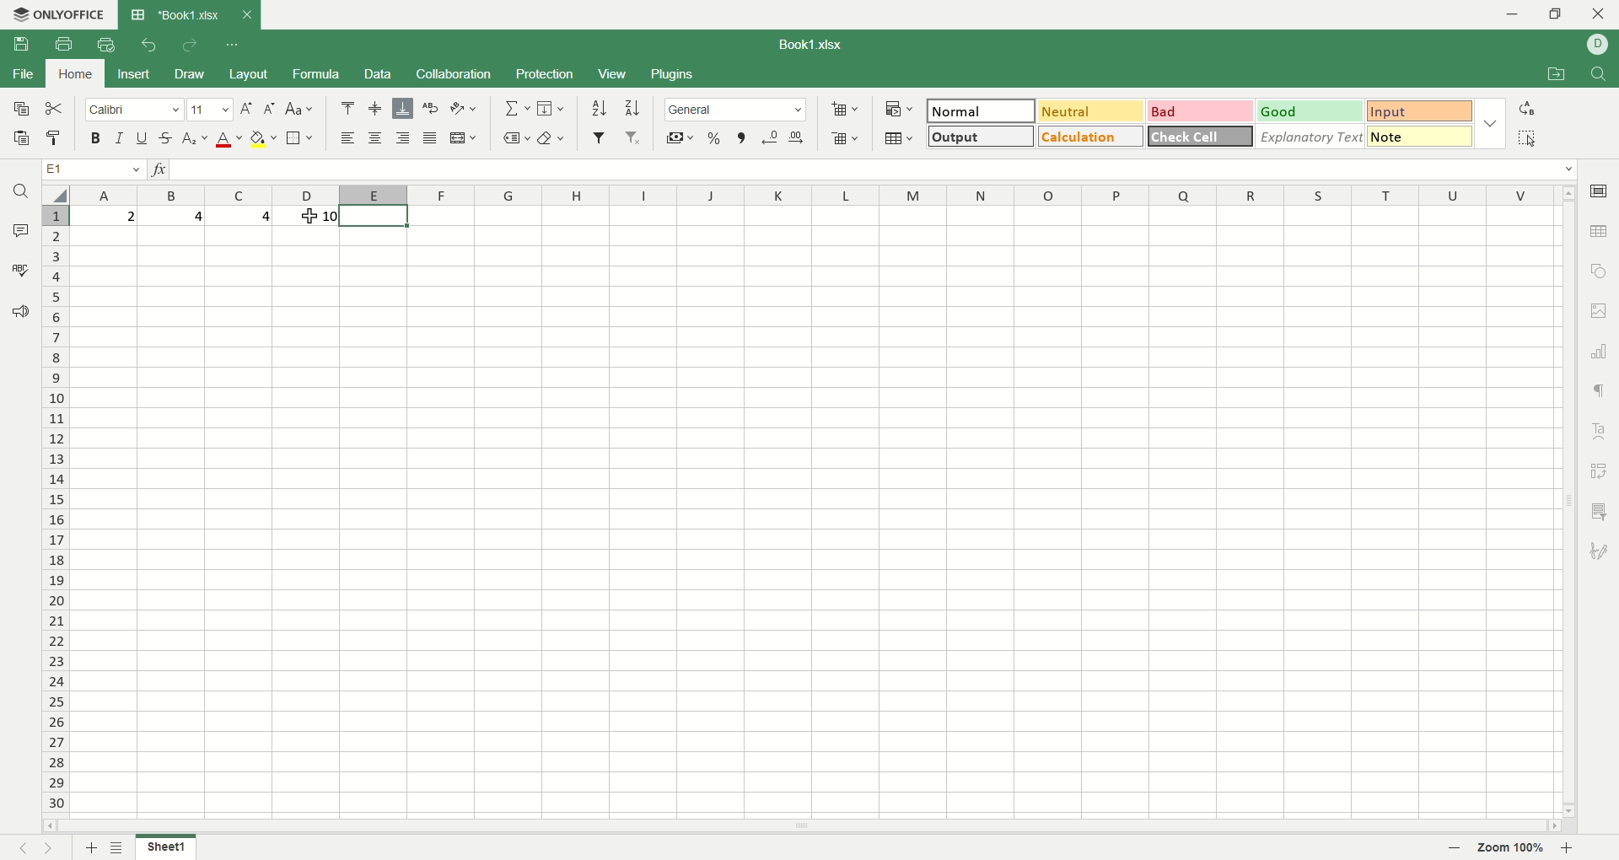  What do you see at coordinates (1201, 111) in the screenshot?
I see `bad` at bounding box center [1201, 111].